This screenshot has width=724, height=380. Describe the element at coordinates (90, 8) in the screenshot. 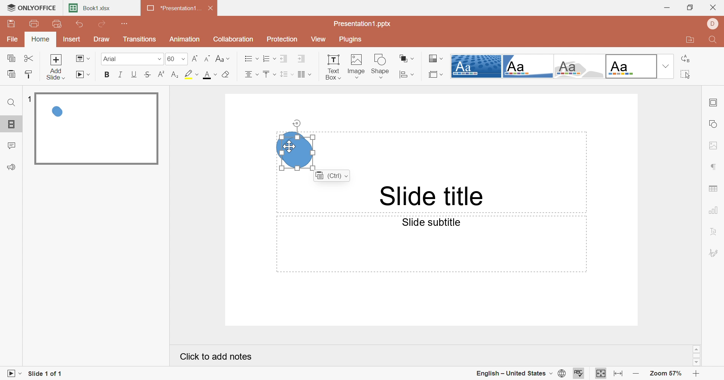

I see `Book1.xlsx` at that location.